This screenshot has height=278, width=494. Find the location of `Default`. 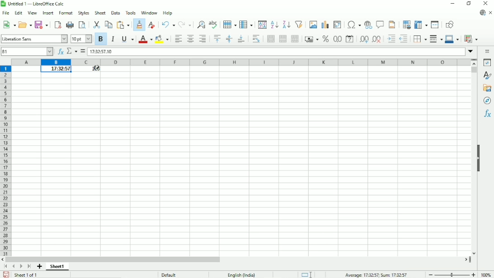

Default is located at coordinates (168, 274).